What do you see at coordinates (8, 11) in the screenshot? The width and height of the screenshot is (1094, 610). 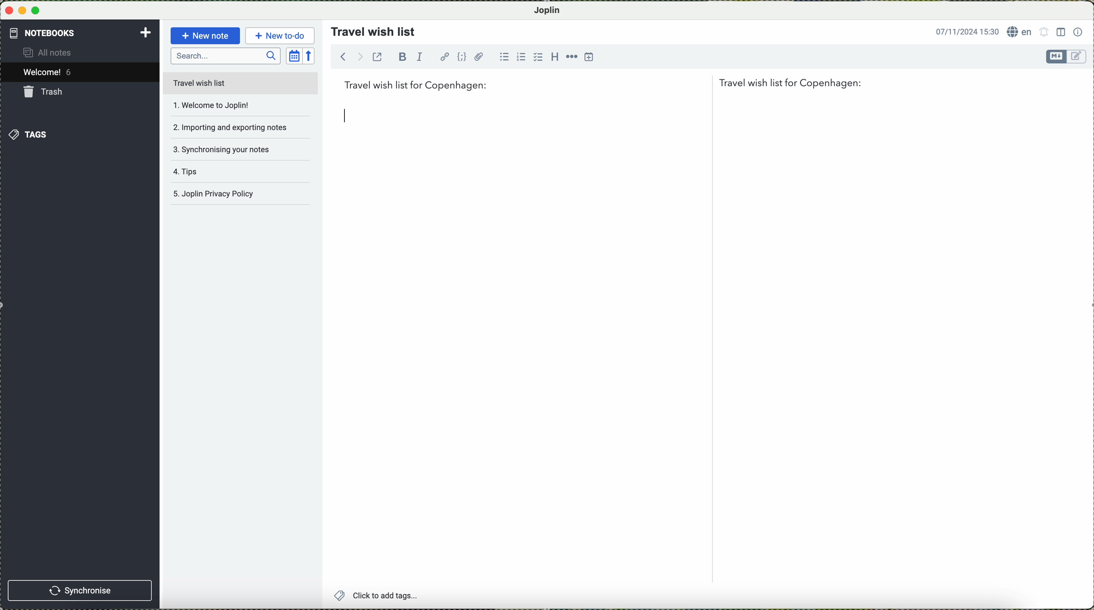 I see `close` at bounding box center [8, 11].